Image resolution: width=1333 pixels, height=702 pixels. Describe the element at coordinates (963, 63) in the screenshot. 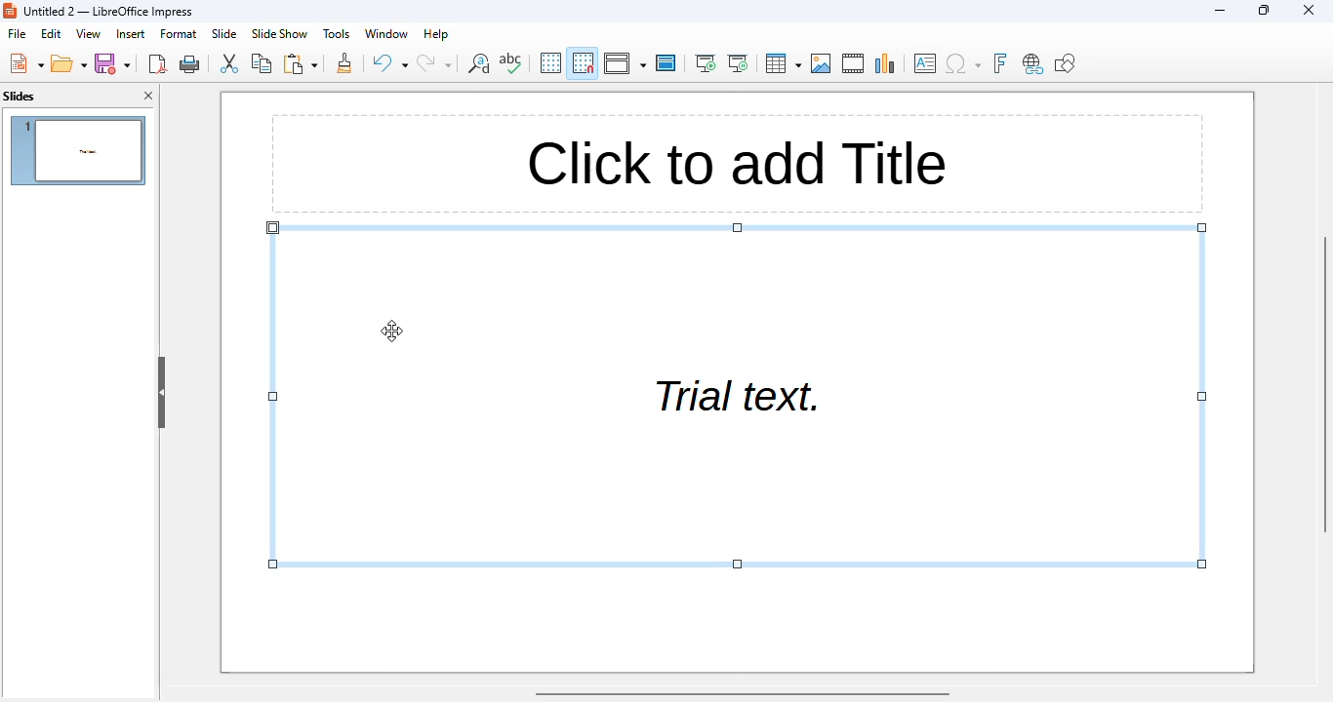

I see `insert special characters` at that location.